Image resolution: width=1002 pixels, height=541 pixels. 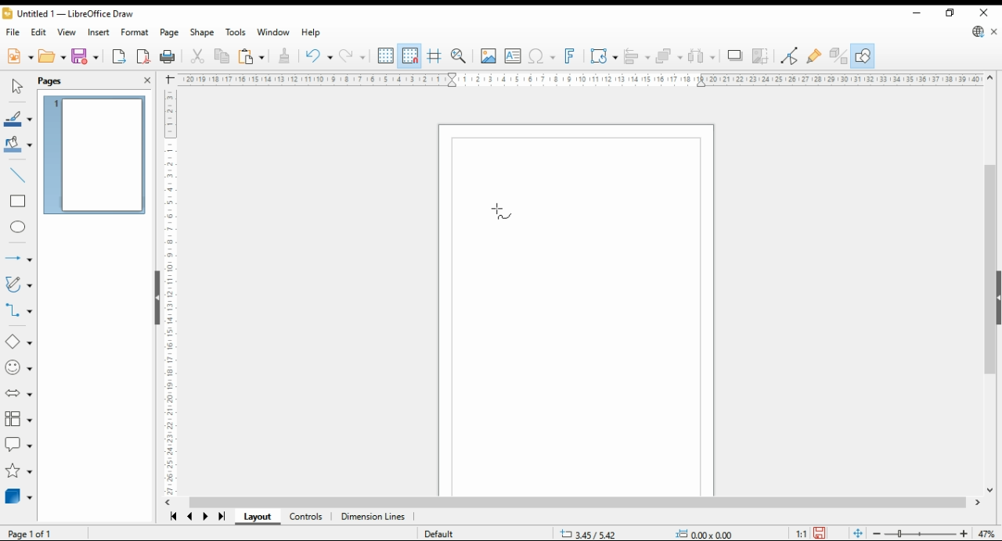 I want to click on minimize, so click(x=916, y=12).